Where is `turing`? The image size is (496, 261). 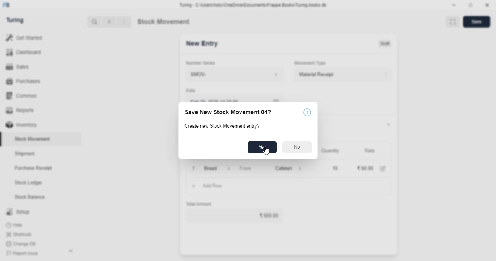
turing is located at coordinates (15, 20).